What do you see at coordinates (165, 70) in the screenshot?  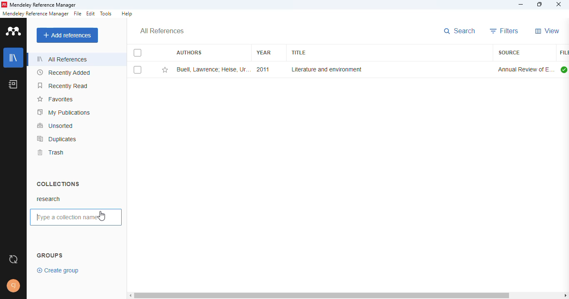 I see `add this reference to favorites` at bounding box center [165, 70].